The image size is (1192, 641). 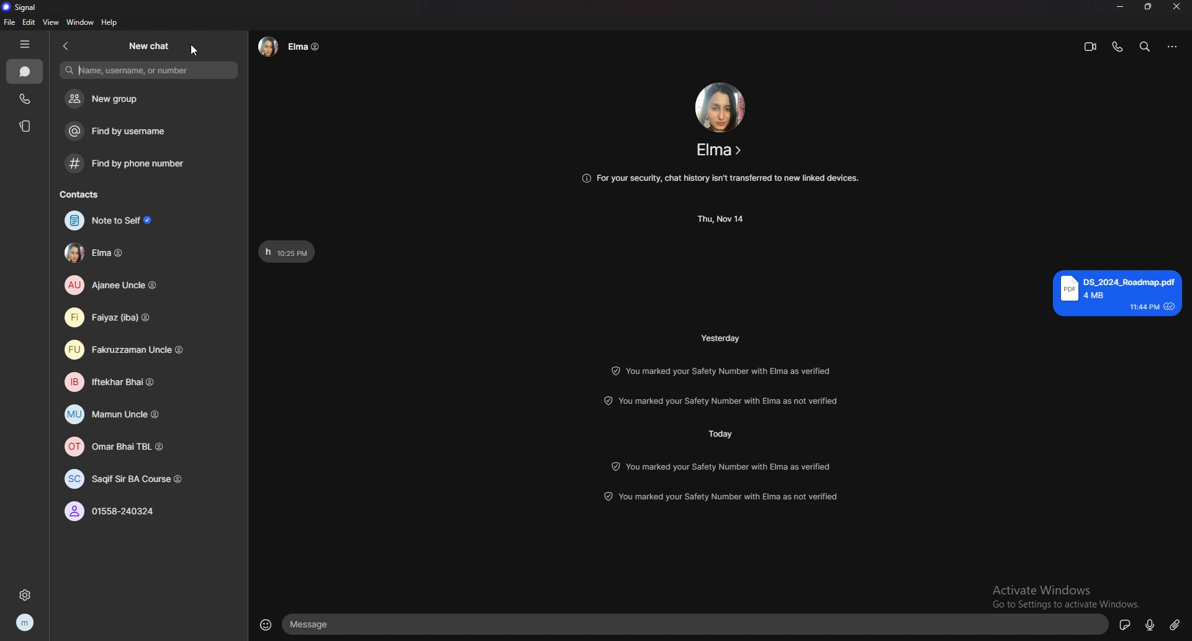 I want to click on chats, so click(x=25, y=71).